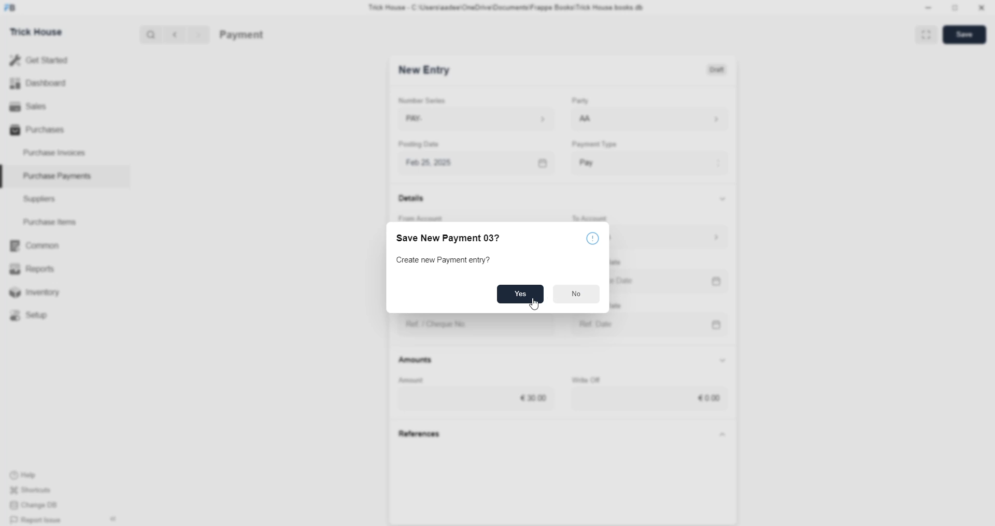 The width and height of the screenshot is (995, 526). Describe the element at coordinates (448, 261) in the screenshot. I see `Create new Payment entry?` at that location.